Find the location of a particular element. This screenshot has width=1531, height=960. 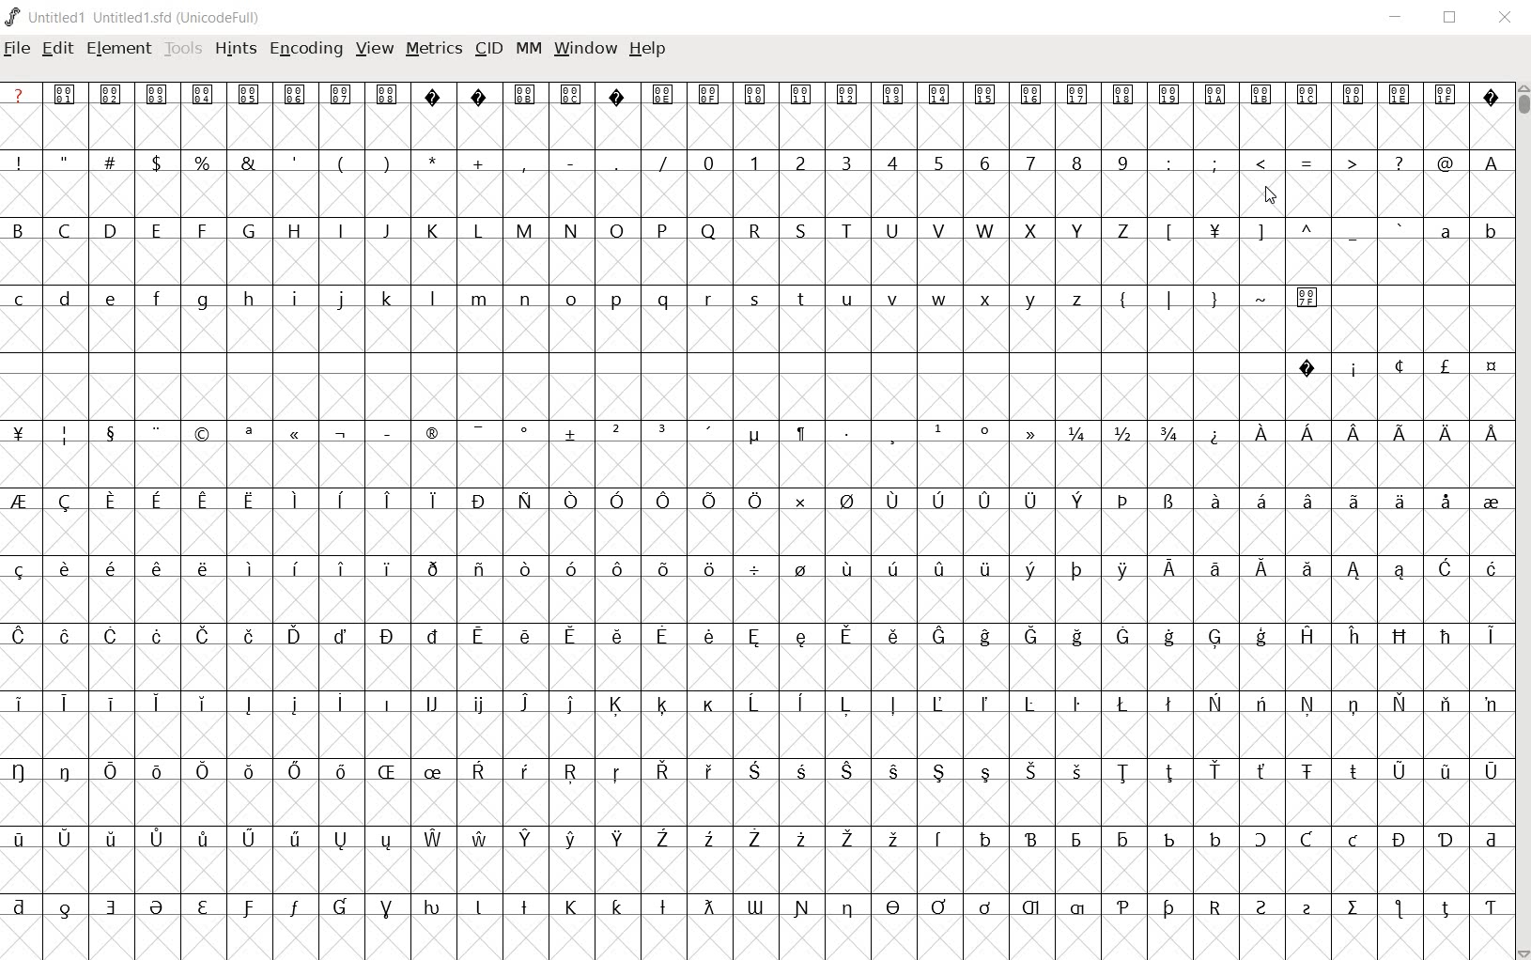

fractions  is located at coordinates (1121, 430).